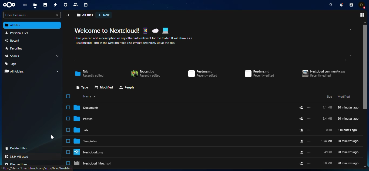 The image size is (369, 171). I want to click on Checkbox, so click(67, 152).